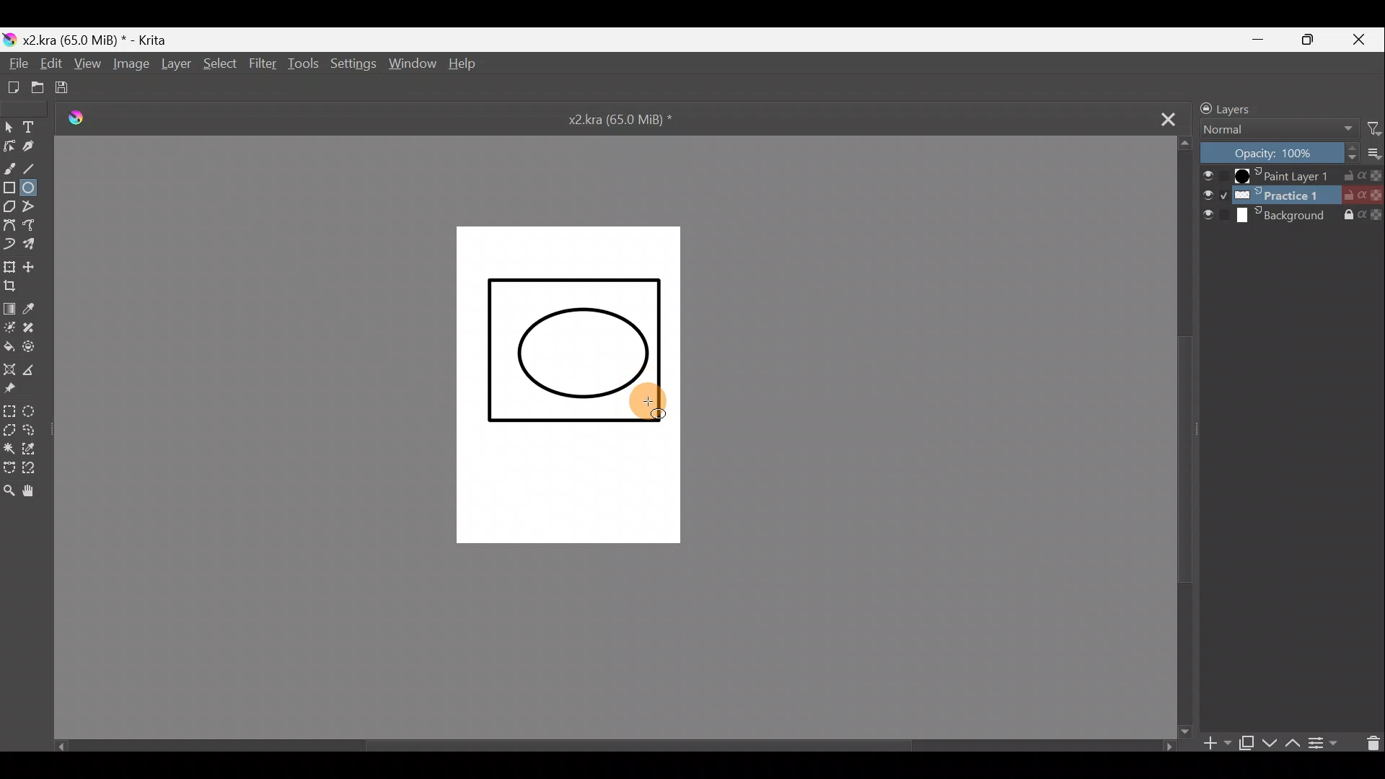  What do you see at coordinates (32, 449) in the screenshot?
I see `Similar colour selection tool` at bounding box center [32, 449].